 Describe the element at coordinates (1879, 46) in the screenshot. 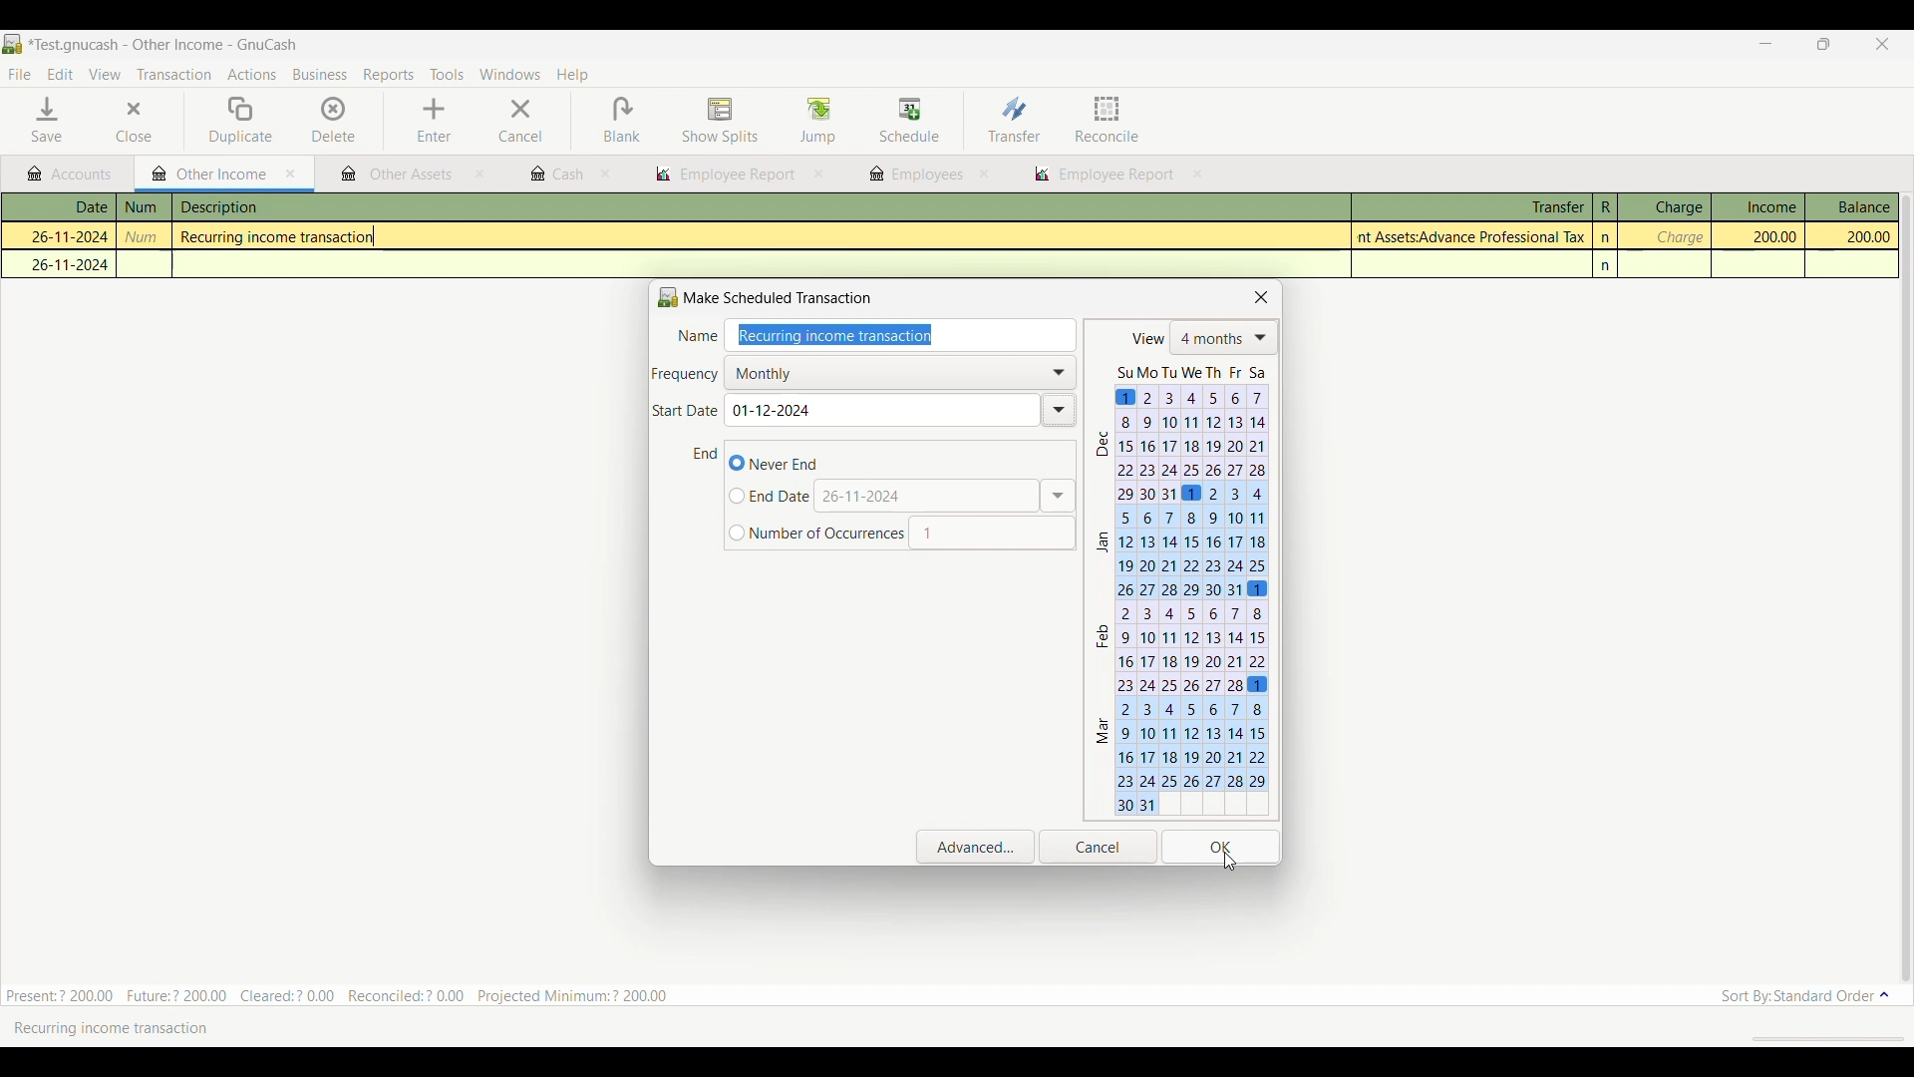

I see `Close interface` at that location.